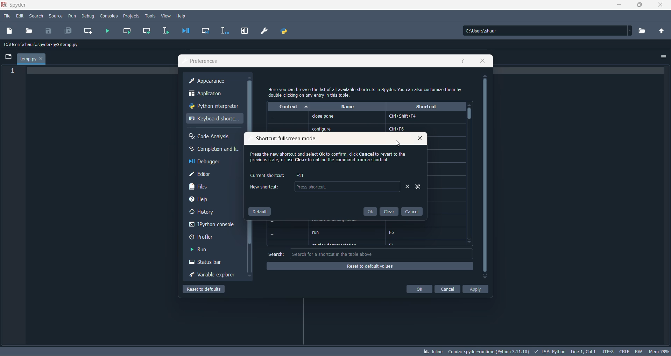 The height and width of the screenshot is (356, 671). Describe the element at coordinates (550, 351) in the screenshot. I see `script` at that location.